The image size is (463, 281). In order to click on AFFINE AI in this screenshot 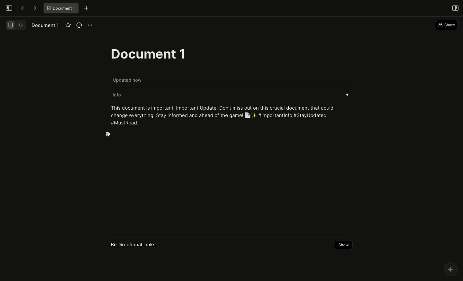, I will do `click(450, 269)`.